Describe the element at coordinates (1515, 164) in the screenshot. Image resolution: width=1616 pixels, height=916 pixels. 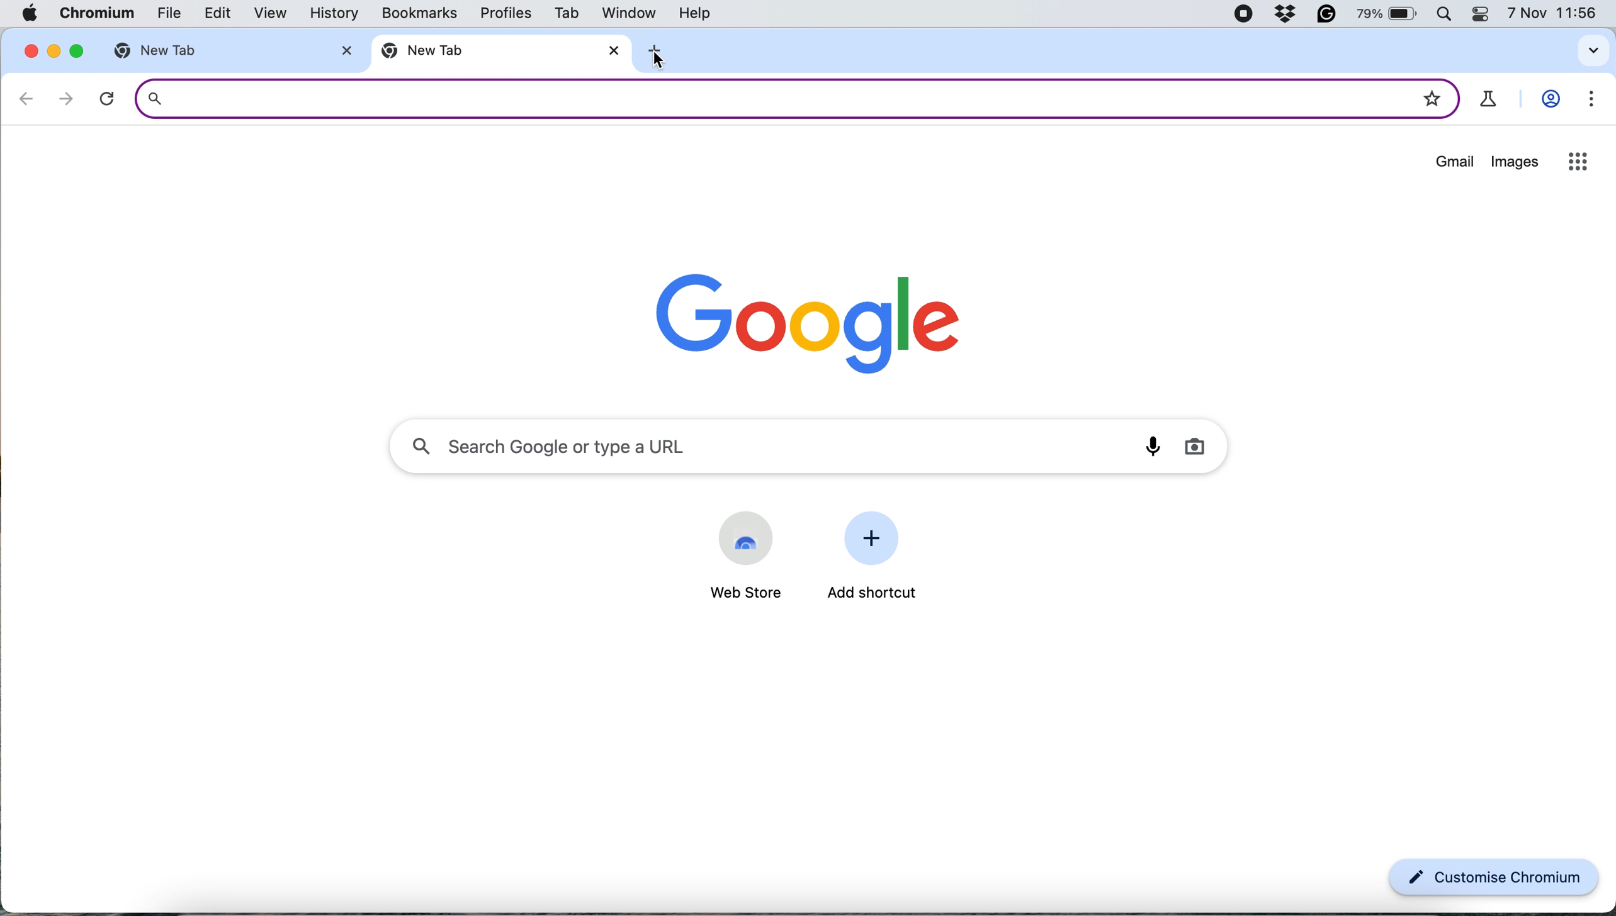
I see `images` at that location.